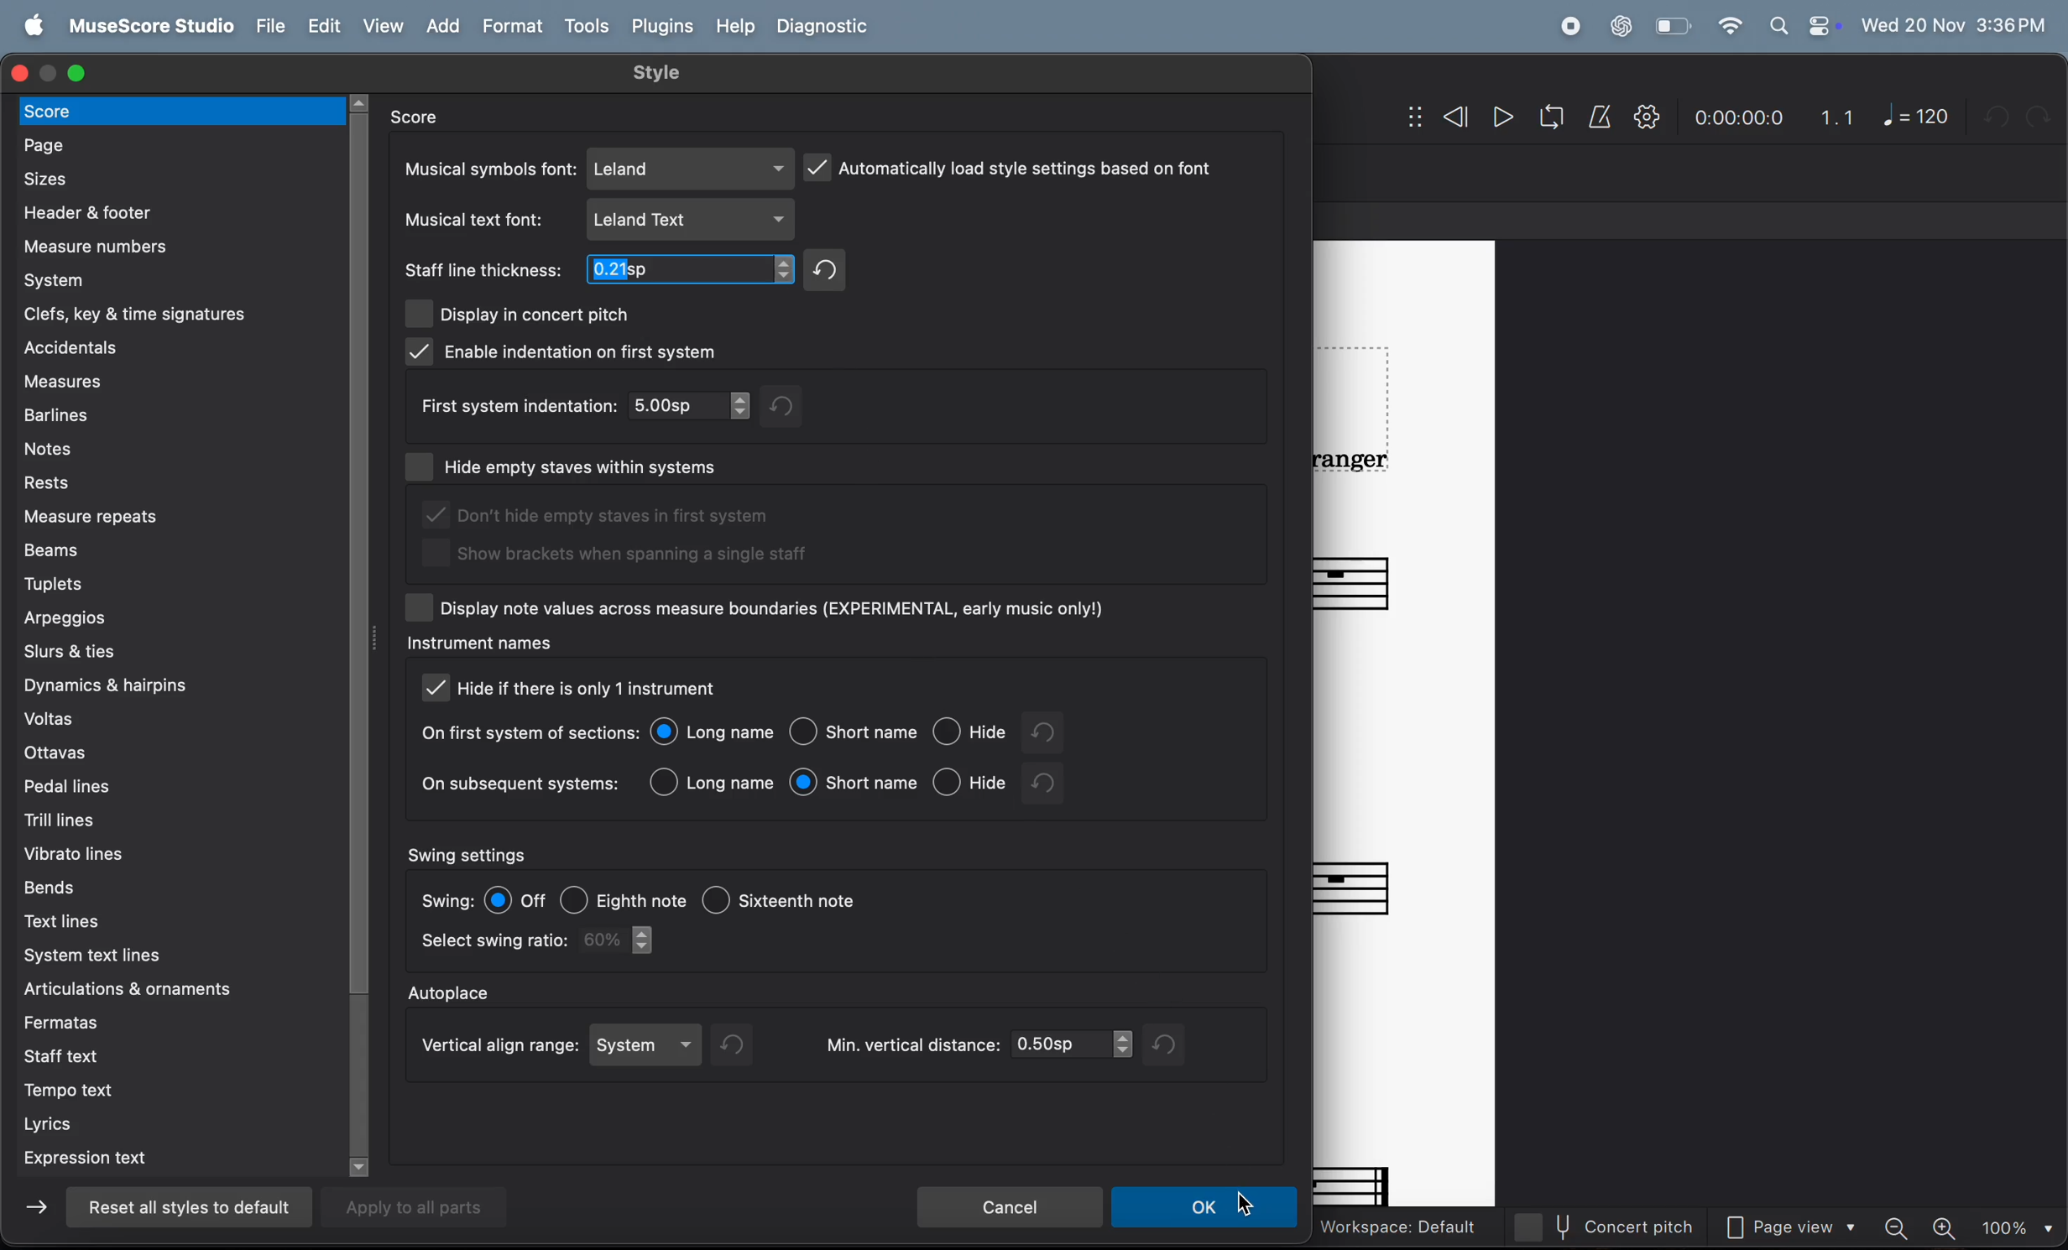 This screenshot has height=1250, width=2068. Describe the element at coordinates (159, 850) in the screenshot. I see `vibrato lines` at that location.